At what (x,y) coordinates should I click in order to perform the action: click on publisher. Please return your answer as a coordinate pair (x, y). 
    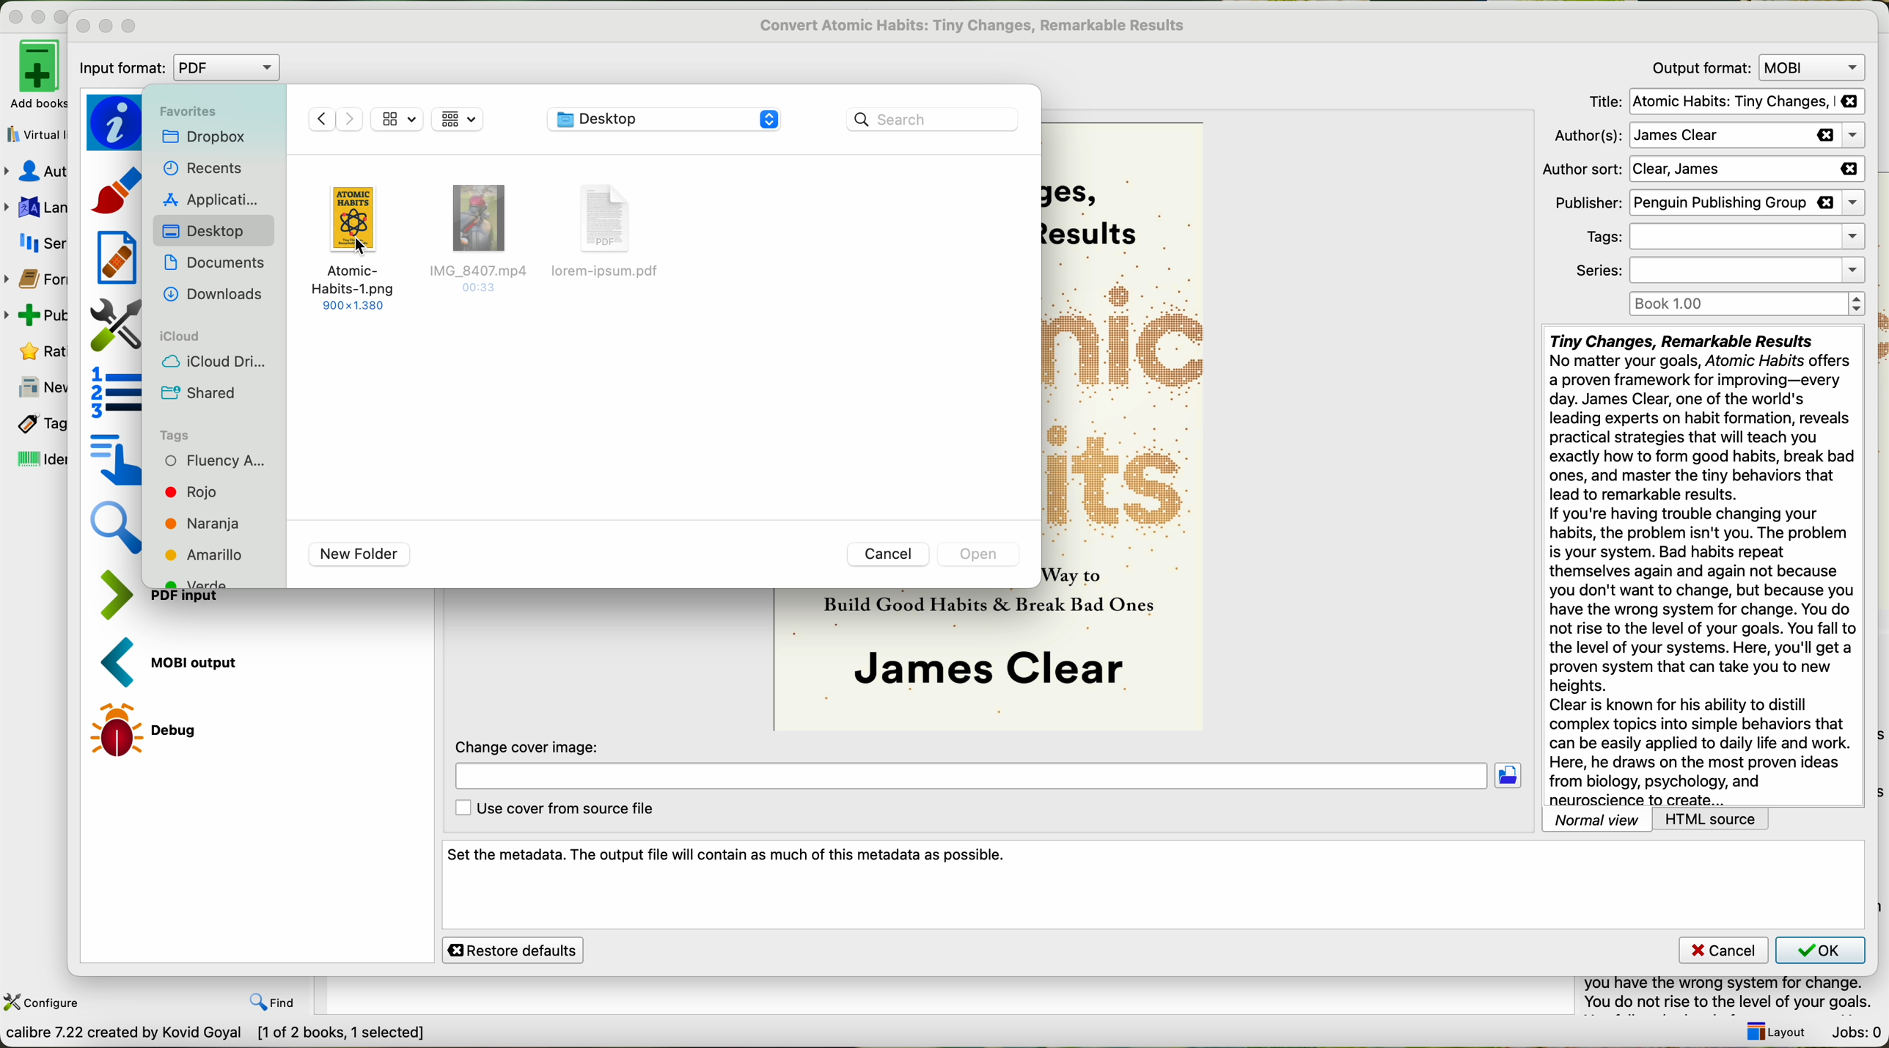
    Looking at the image, I should click on (1706, 203).